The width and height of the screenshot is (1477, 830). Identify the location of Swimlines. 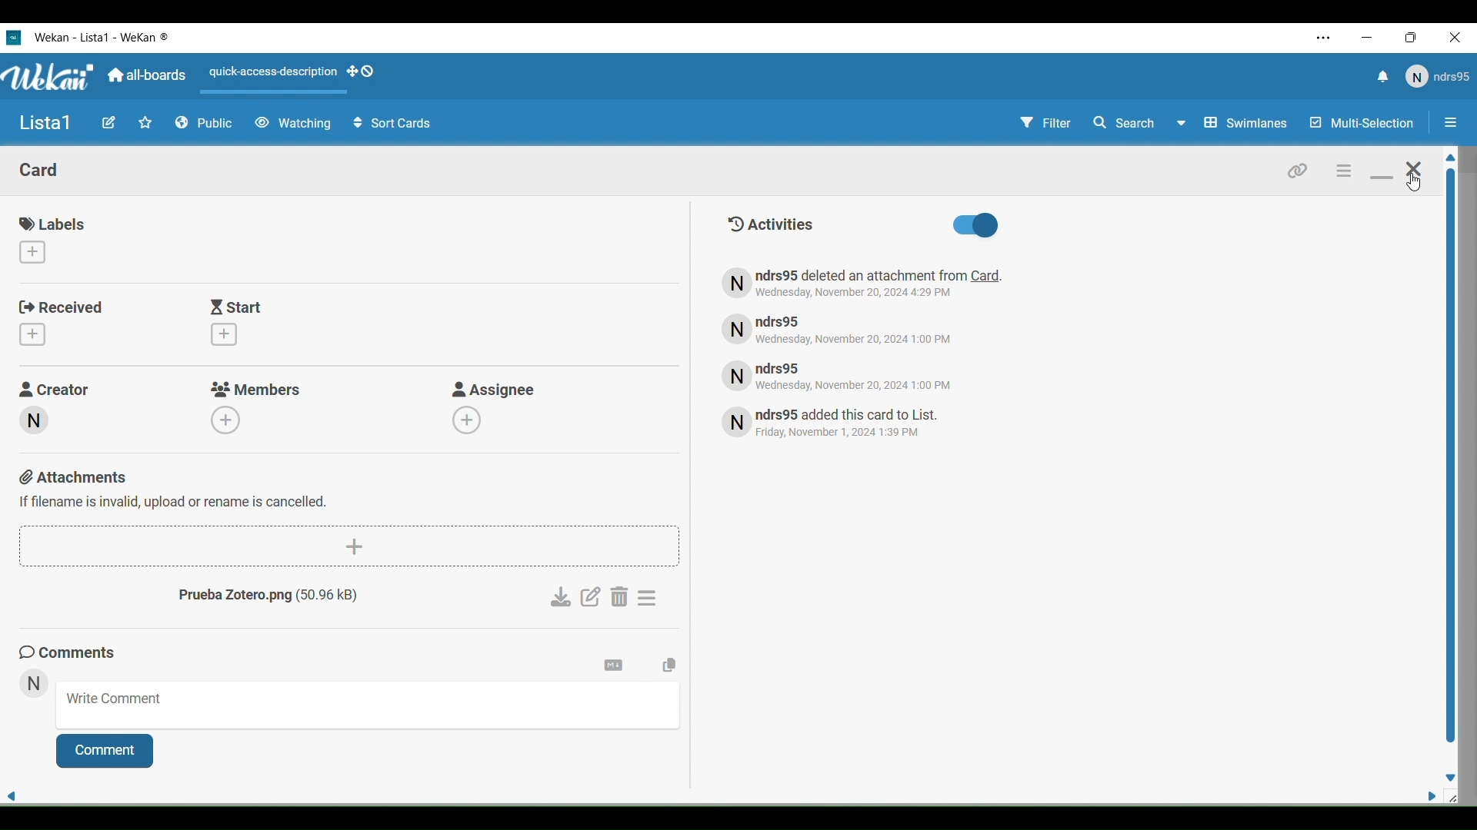
(1248, 123).